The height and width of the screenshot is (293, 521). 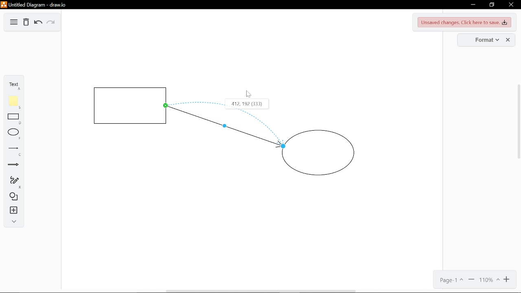 I want to click on Zoom out, so click(x=471, y=280).